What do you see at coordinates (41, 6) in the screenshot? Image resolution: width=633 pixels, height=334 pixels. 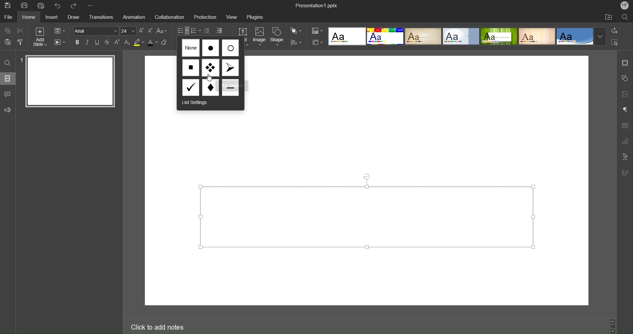 I see `Quick Print` at bounding box center [41, 6].